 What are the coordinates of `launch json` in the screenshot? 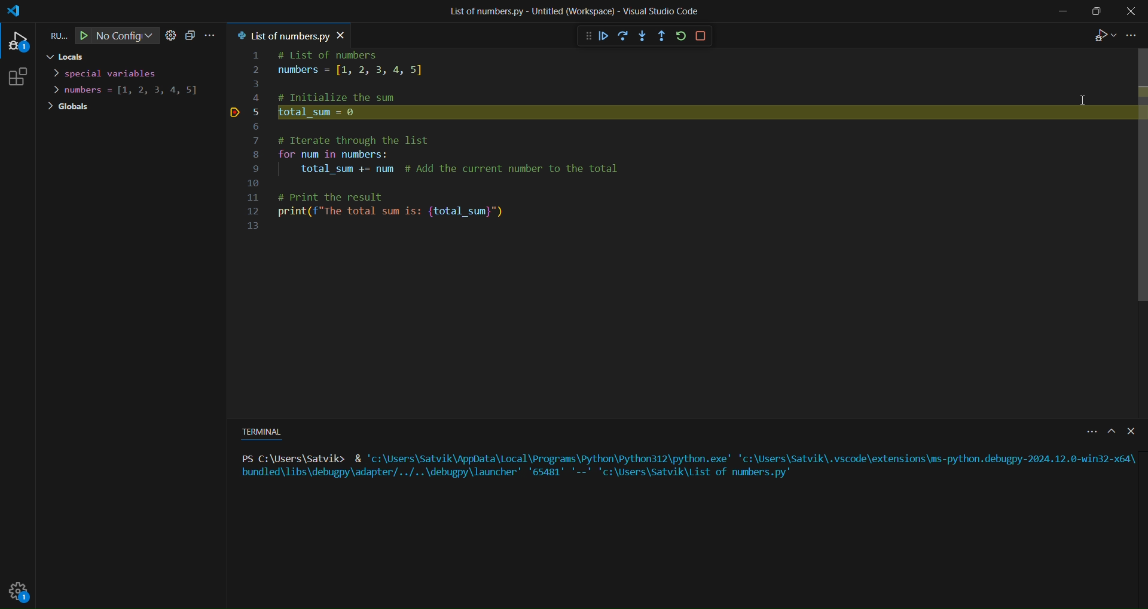 It's located at (171, 35).